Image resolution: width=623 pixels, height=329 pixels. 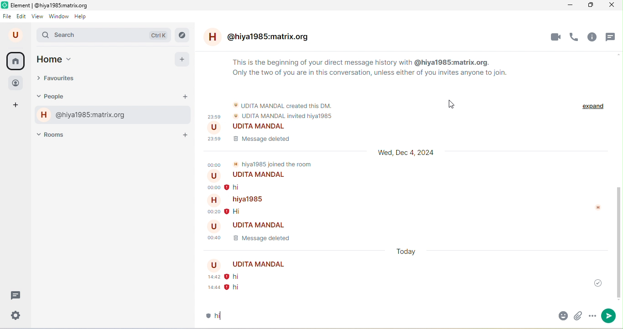 What do you see at coordinates (248, 265) in the screenshot?
I see `udita mandal` at bounding box center [248, 265].